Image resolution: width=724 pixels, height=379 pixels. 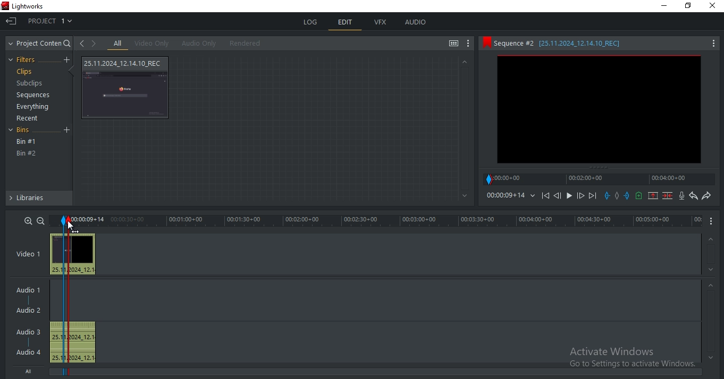 I want to click on Exit, so click(x=11, y=20).